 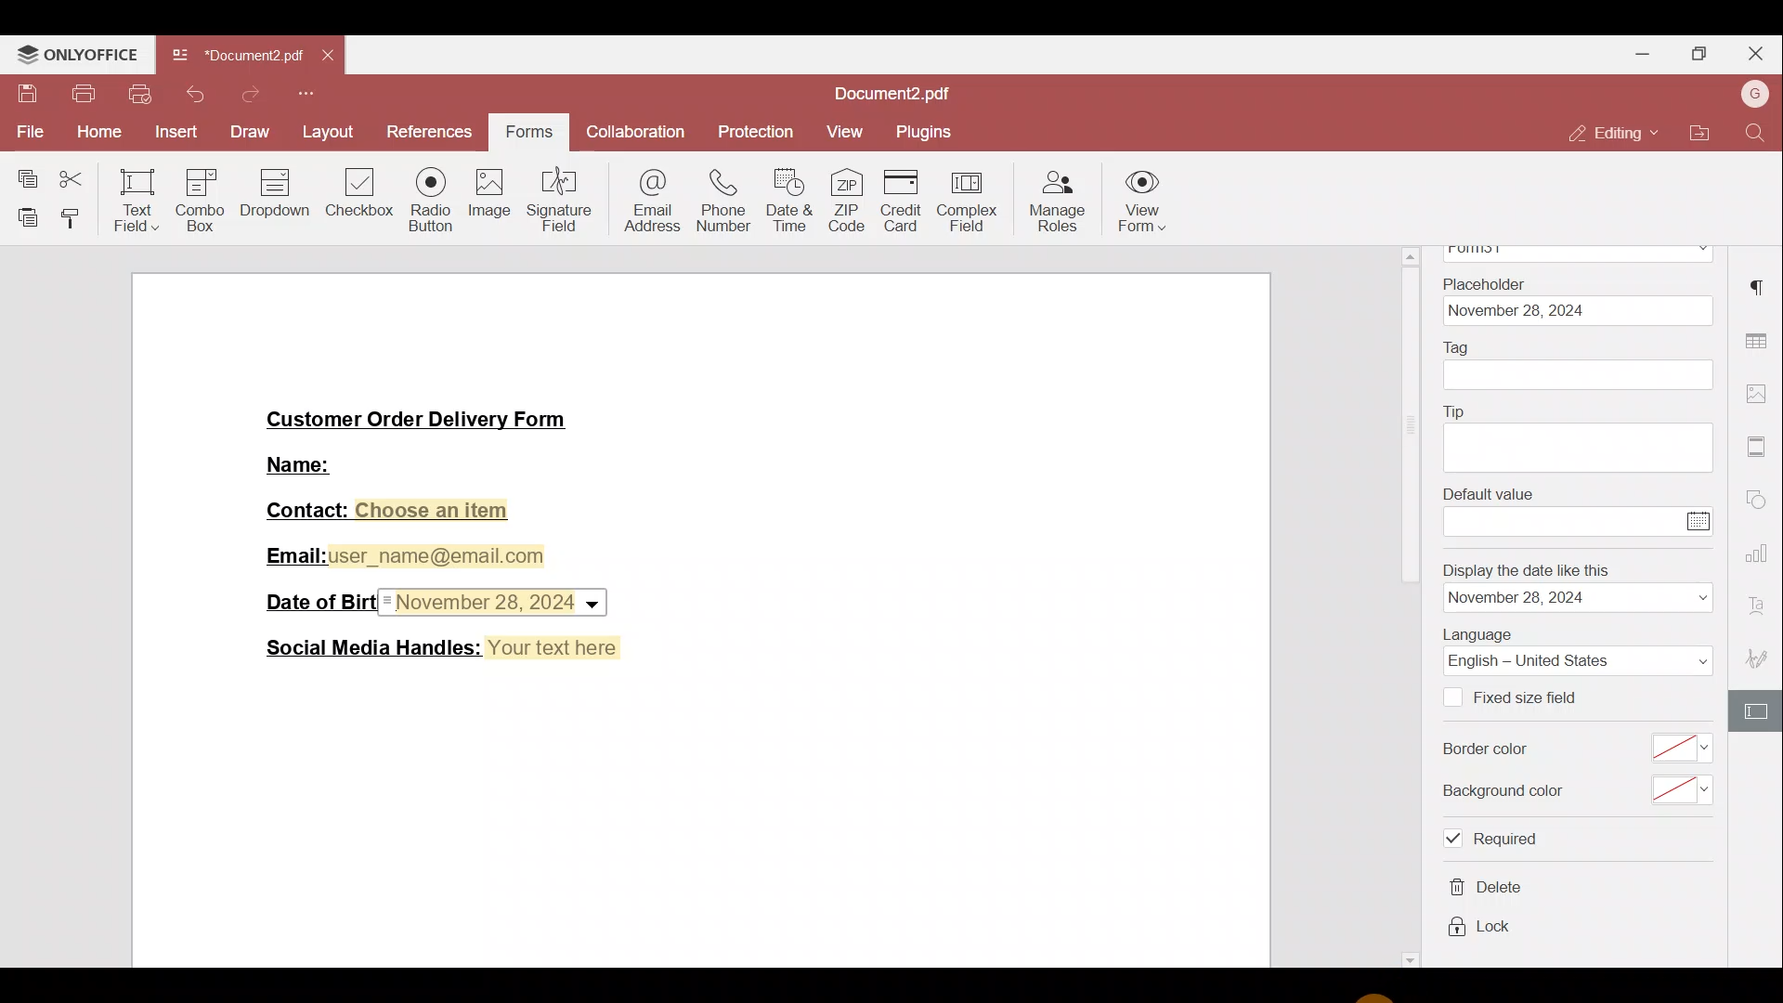 I want to click on Display the date like this, so click(x=1529, y=568).